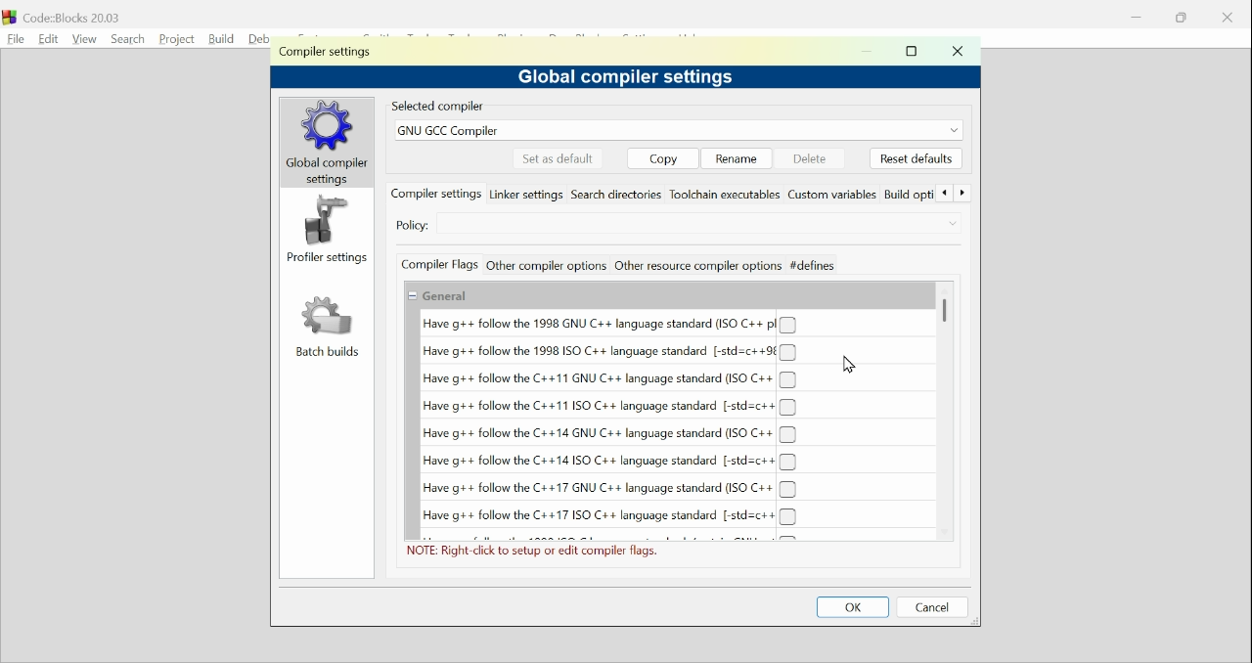 The image size is (1252, 663). Describe the element at coordinates (956, 52) in the screenshot. I see `Close` at that location.